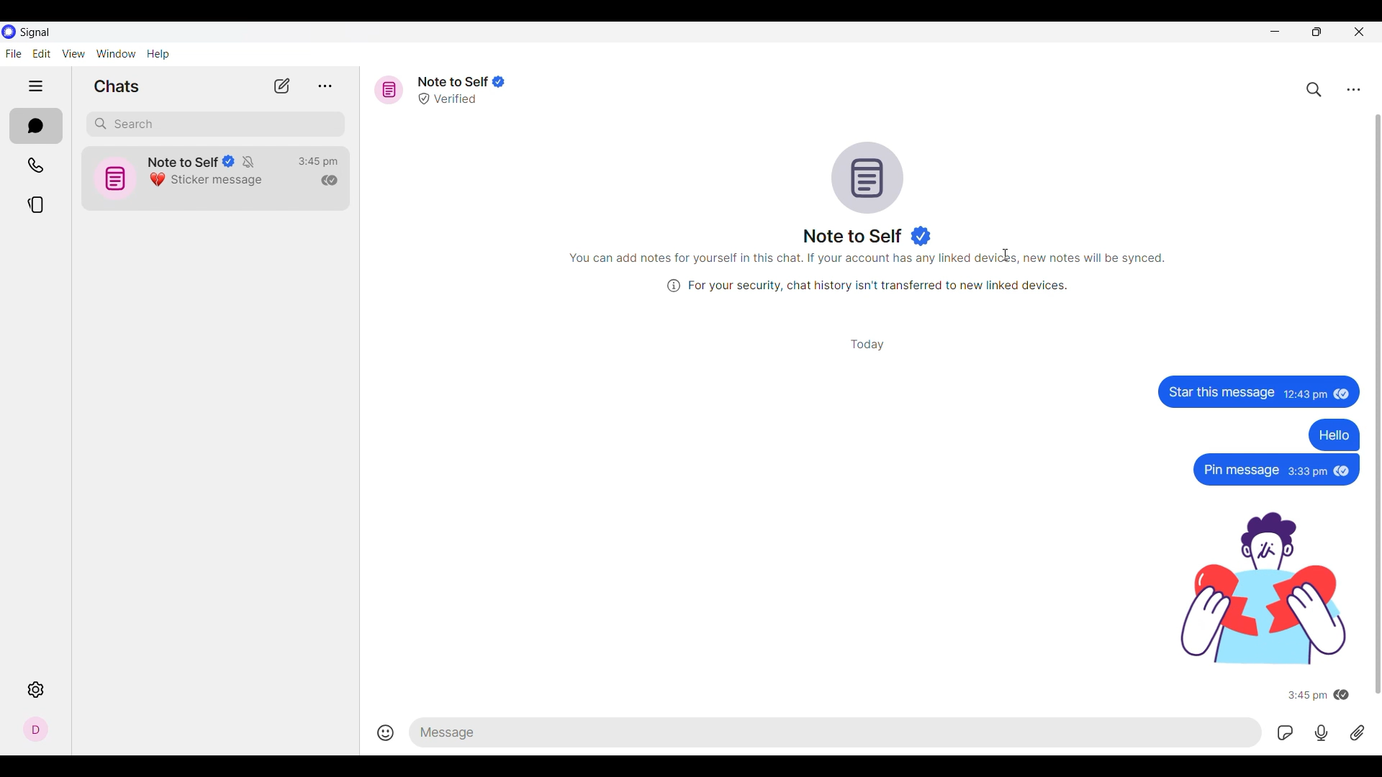 Image resolution: width=1382 pixels, height=777 pixels. What do you see at coordinates (1239, 470) in the screenshot?
I see `Pin message` at bounding box center [1239, 470].